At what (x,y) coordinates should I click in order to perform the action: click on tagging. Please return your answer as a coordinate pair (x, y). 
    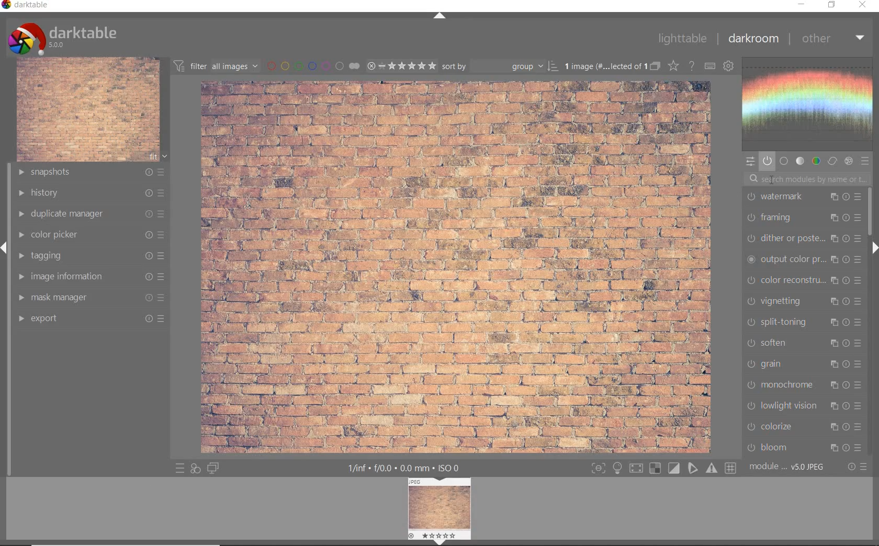
    Looking at the image, I should click on (93, 256).